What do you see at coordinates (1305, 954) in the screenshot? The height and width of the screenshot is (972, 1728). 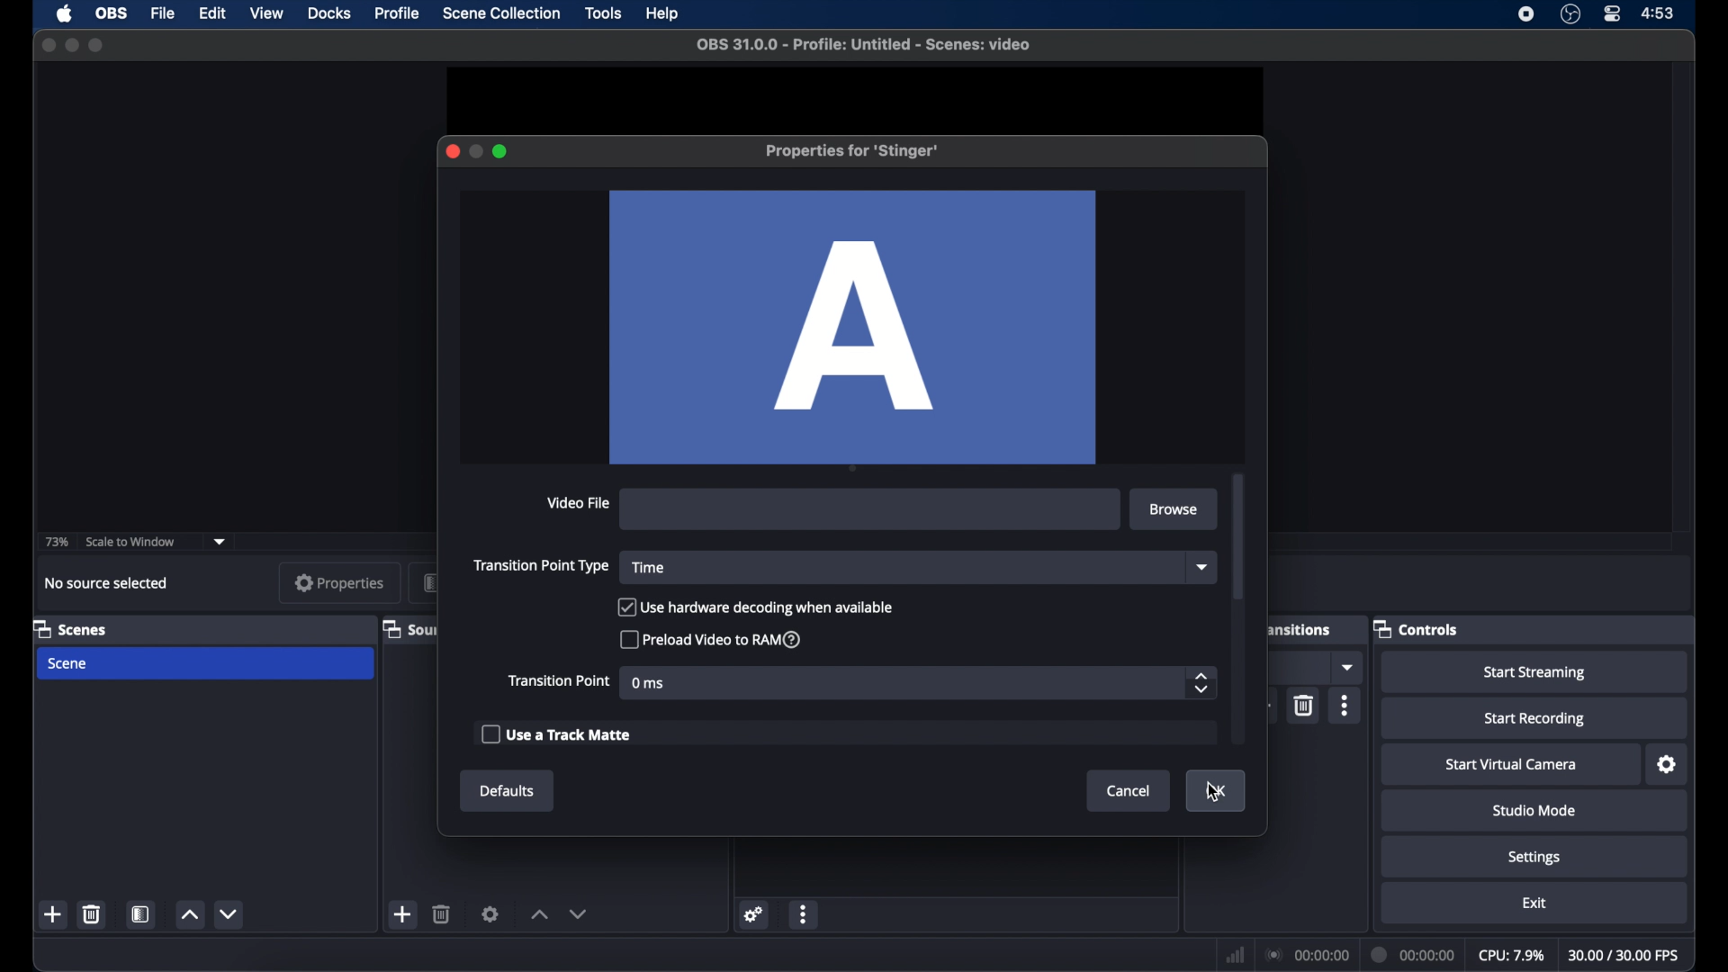 I see `connection` at bounding box center [1305, 954].